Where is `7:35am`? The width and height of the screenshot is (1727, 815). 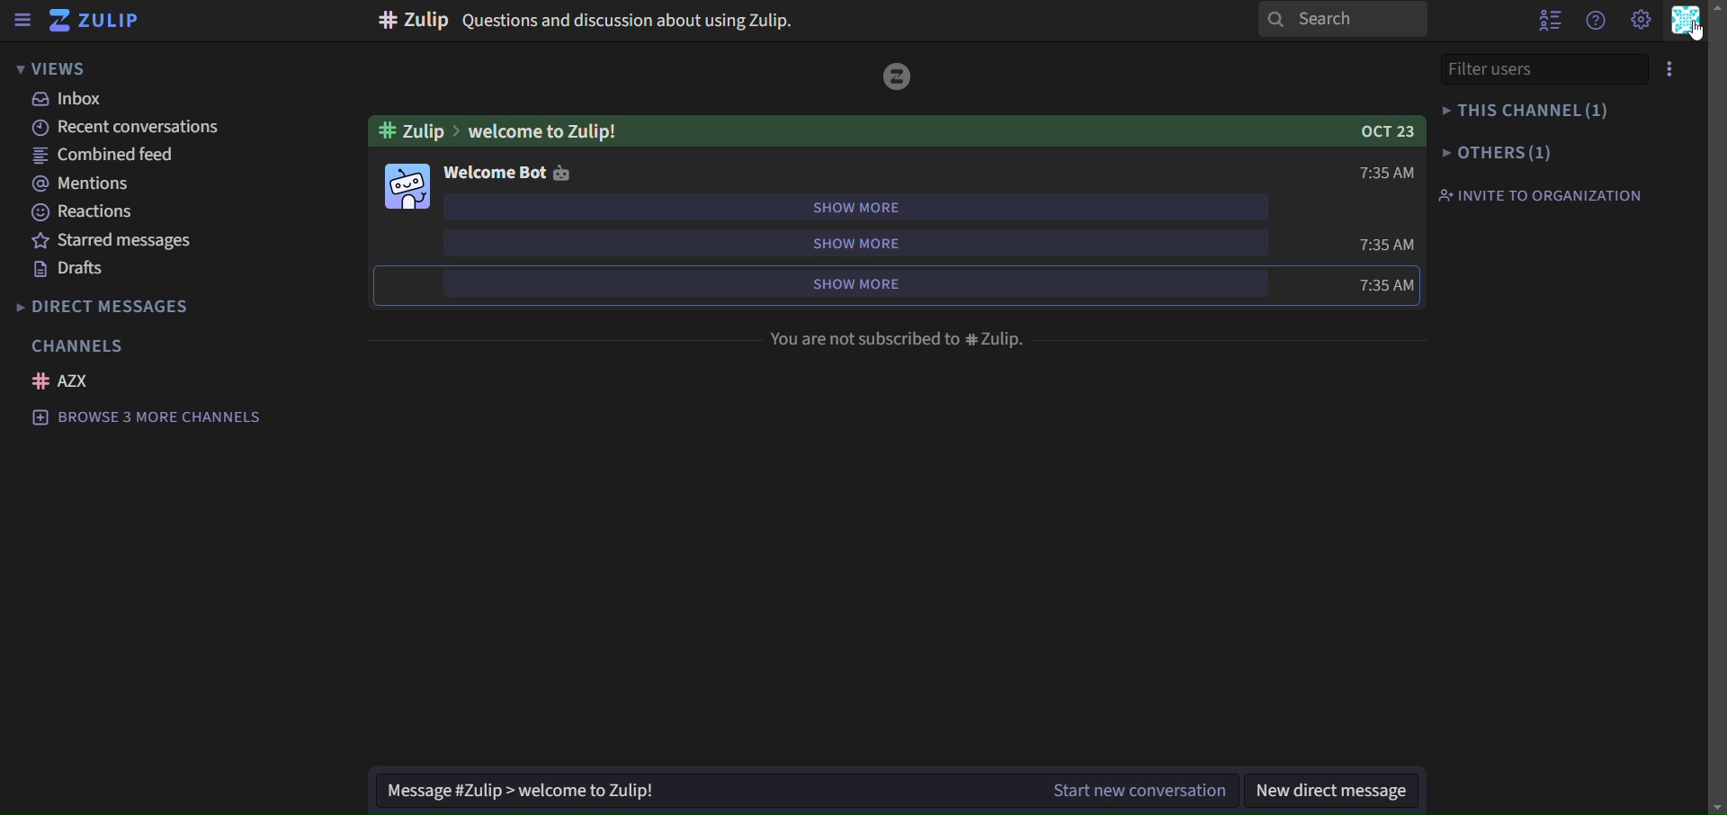
7:35am is located at coordinates (1366, 172).